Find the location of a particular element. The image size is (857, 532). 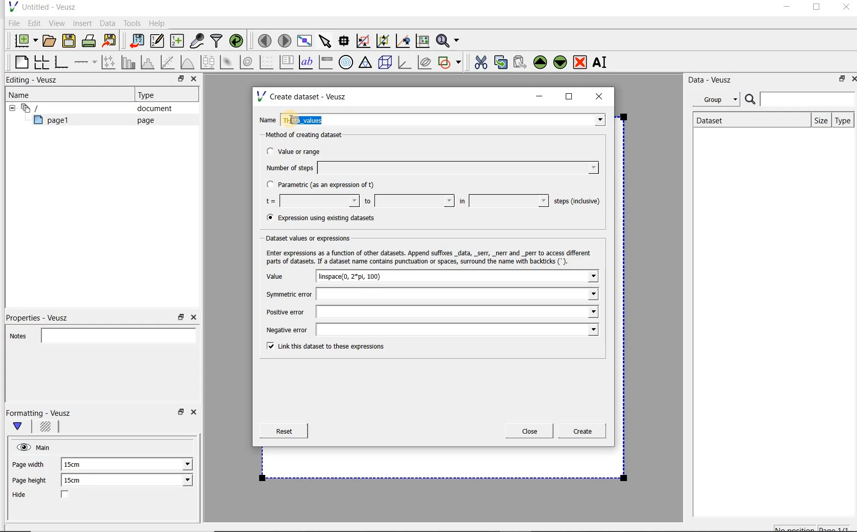

to is located at coordinates (408, 201).